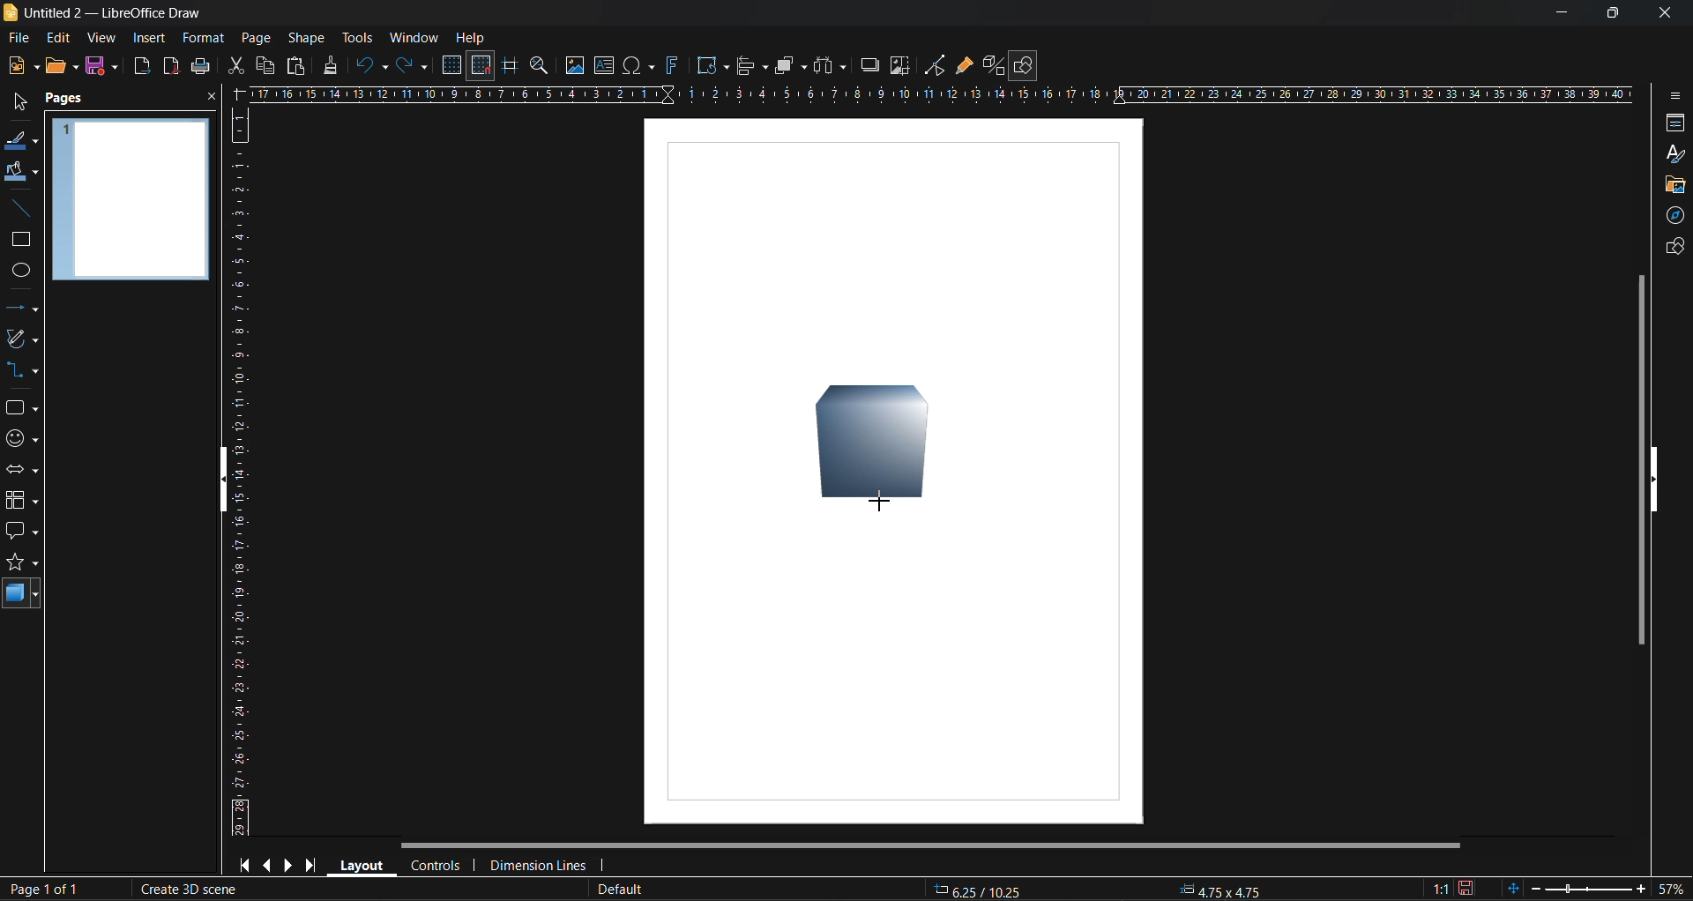 The height and width of the screenshot is (901, 1693). What do you see at coordinates (57, 36) in the screenshot?
I see `edit` at bounding box center [57, 36].